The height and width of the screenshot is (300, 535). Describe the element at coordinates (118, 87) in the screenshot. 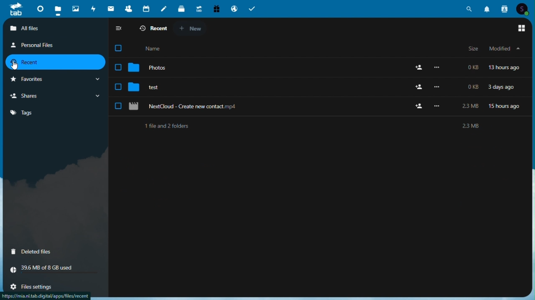

I see `checkbox` at that location.